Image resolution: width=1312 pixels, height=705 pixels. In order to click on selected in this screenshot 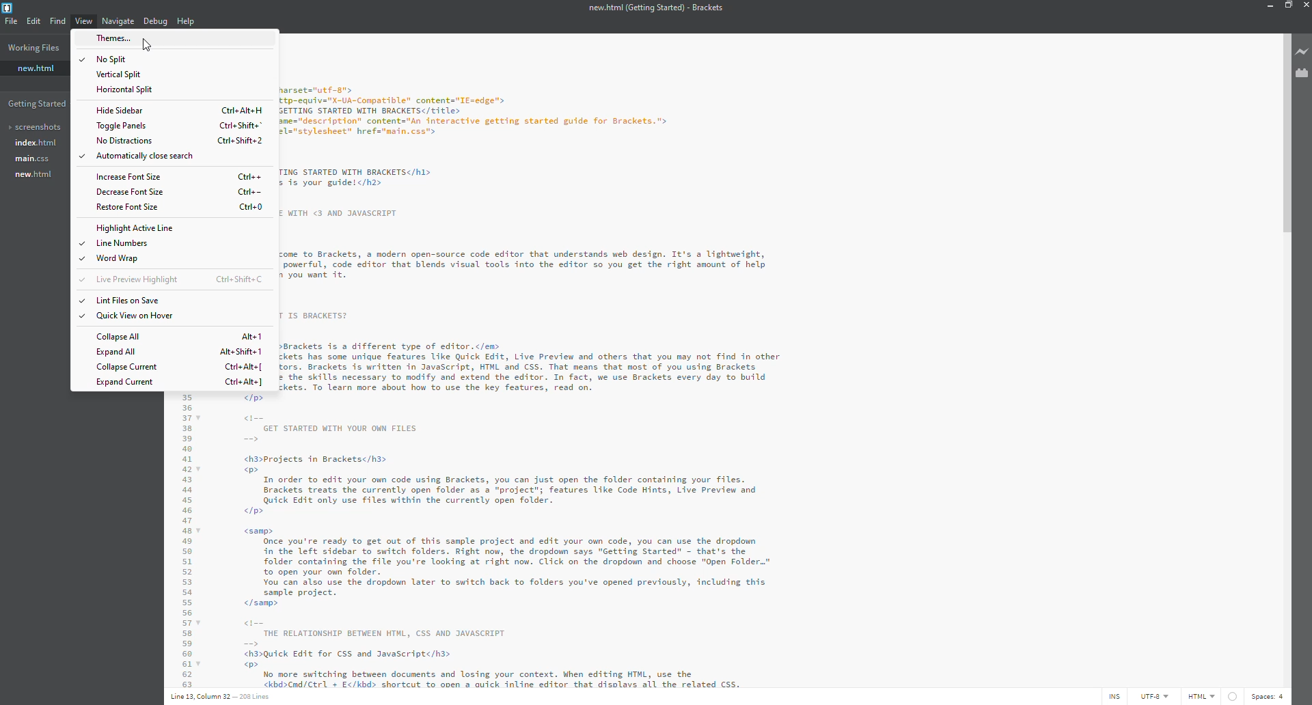, I will do `click(81, 301)`.